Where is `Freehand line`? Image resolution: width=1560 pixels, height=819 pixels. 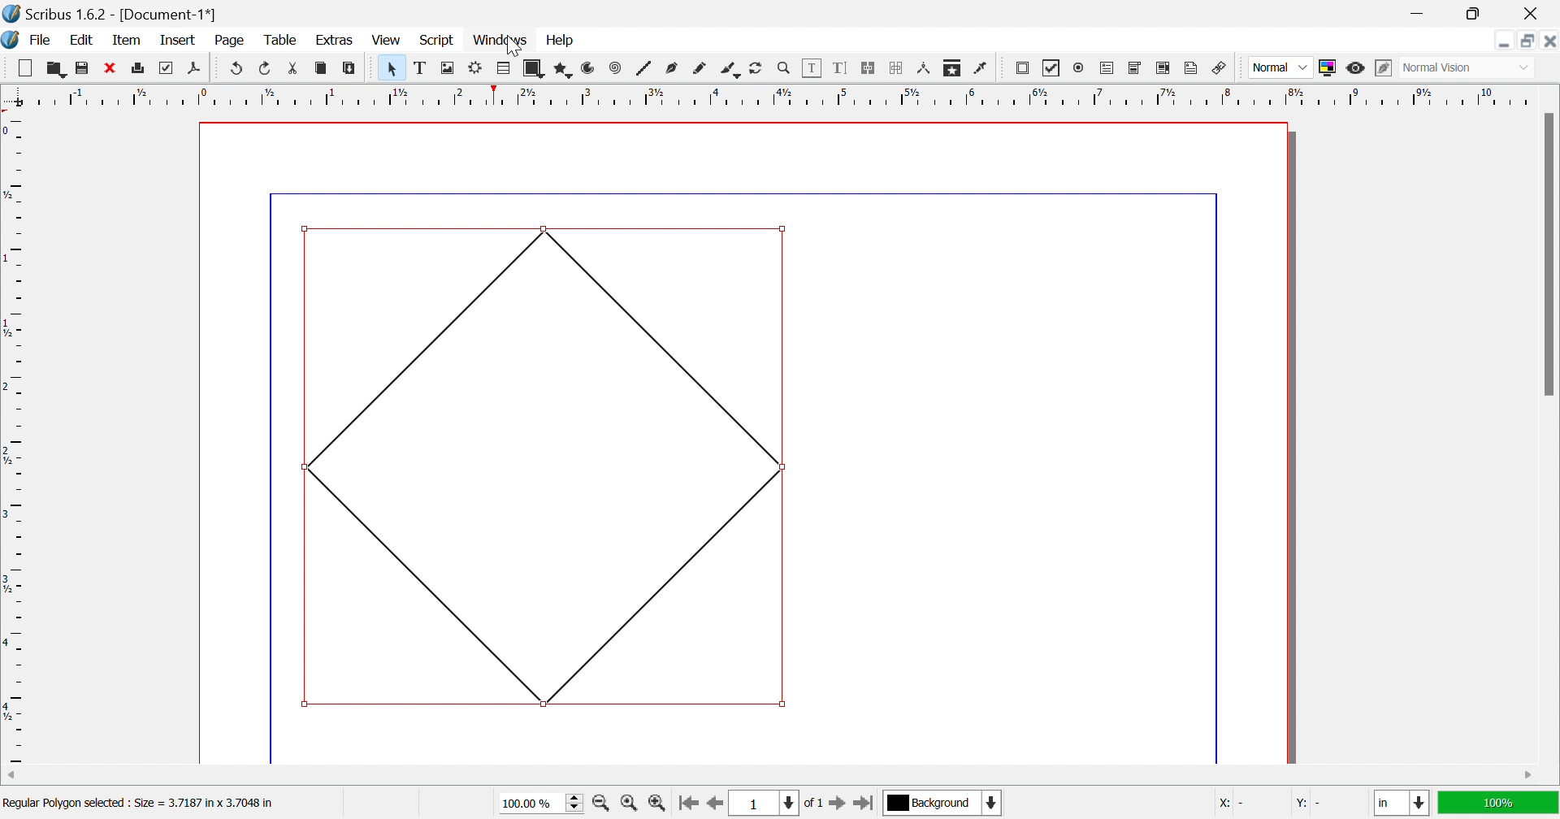
Freehand line is located at coordinates (700, 69).